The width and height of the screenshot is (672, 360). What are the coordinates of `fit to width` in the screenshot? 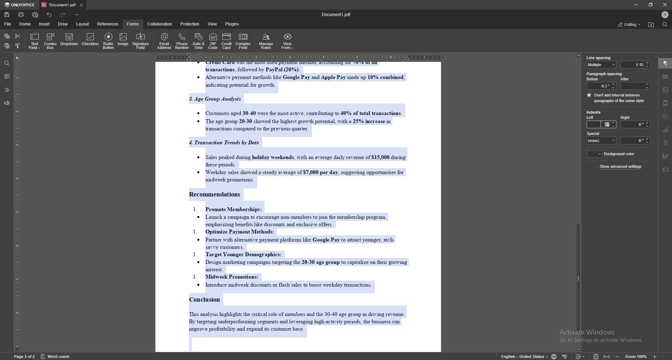 It's located at (607, 355).